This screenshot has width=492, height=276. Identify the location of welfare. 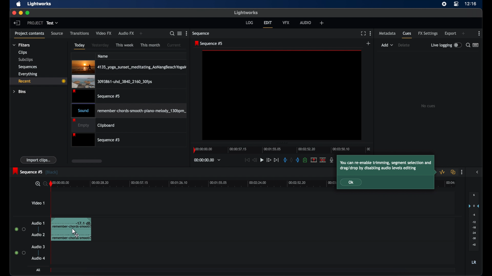
(322, 23).